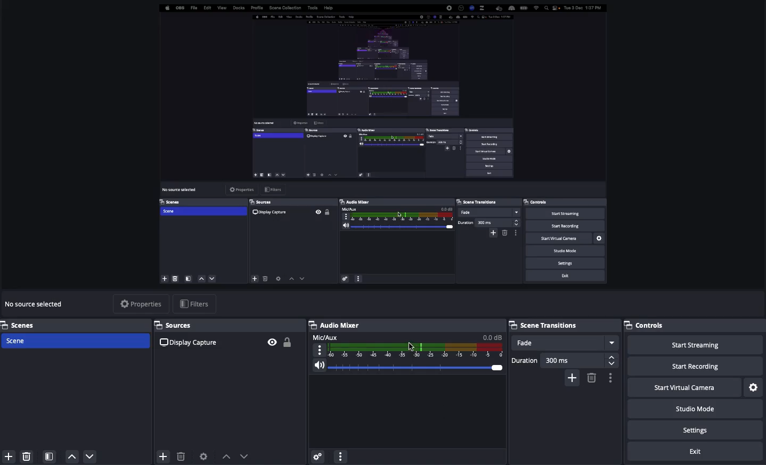  I want to click on Source preferences , so click(205, 455).